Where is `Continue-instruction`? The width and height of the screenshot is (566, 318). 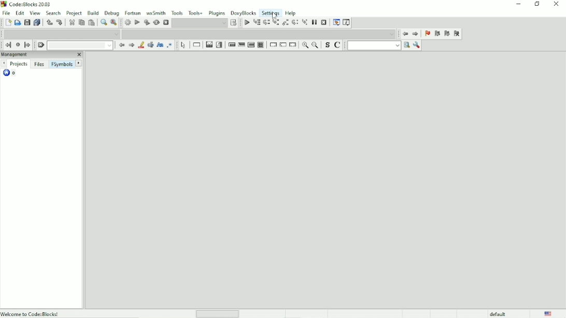
Continue-instruction is located at coordinates (283, 45).